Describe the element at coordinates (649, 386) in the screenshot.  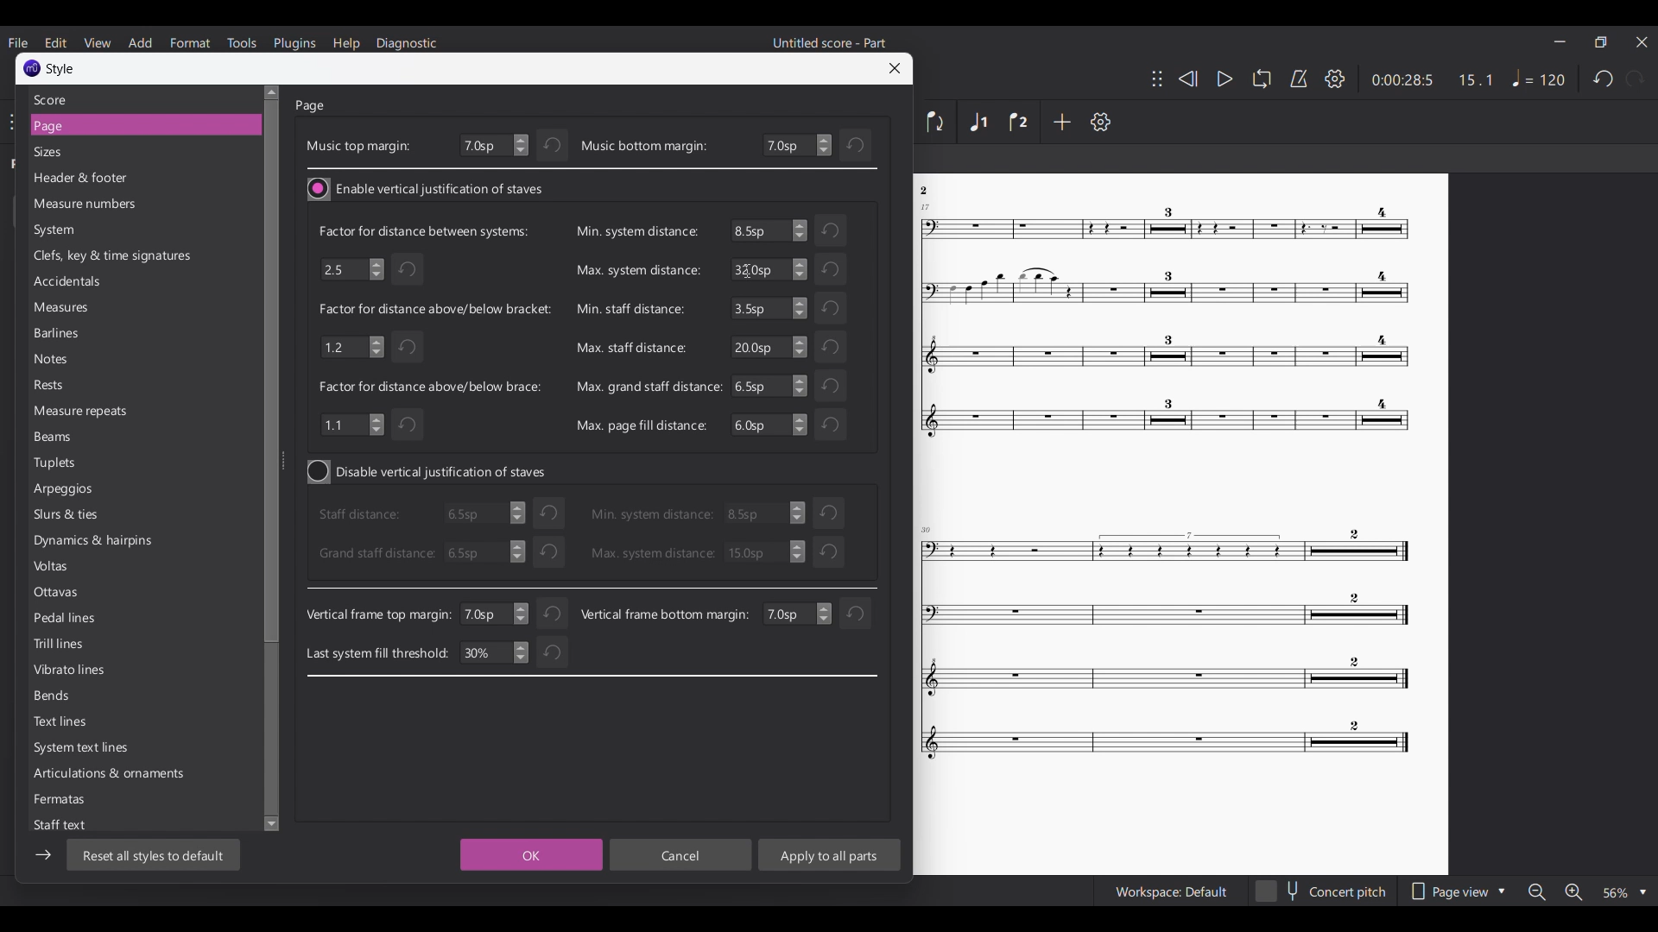
I see `Max. grand staff distance` at that location.